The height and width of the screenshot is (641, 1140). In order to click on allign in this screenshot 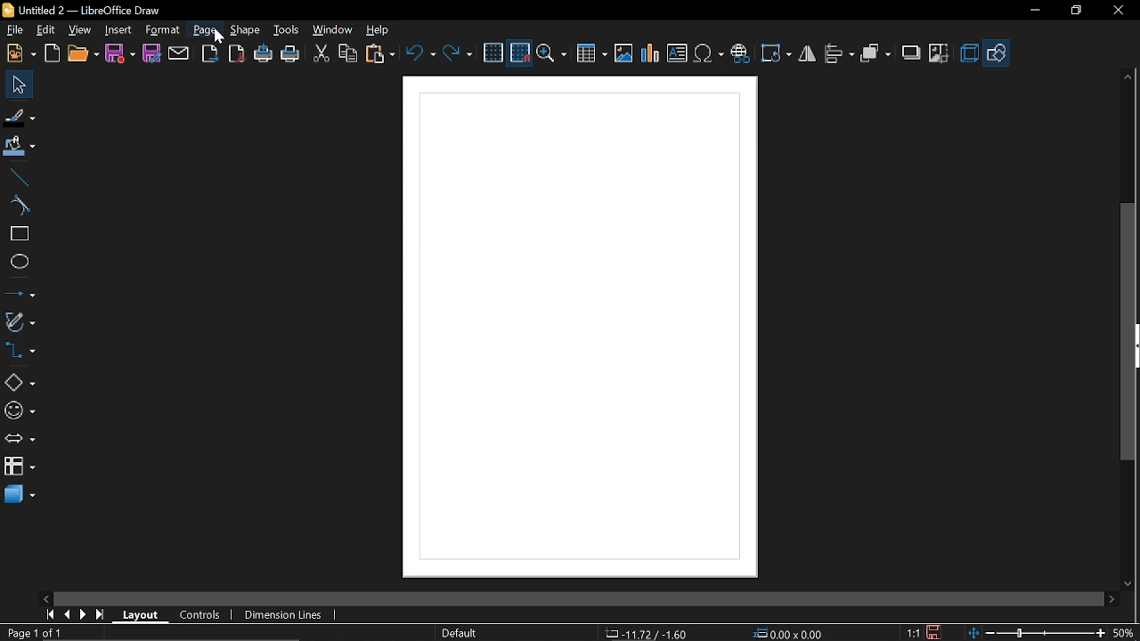, I will do `click(839, 55)`.